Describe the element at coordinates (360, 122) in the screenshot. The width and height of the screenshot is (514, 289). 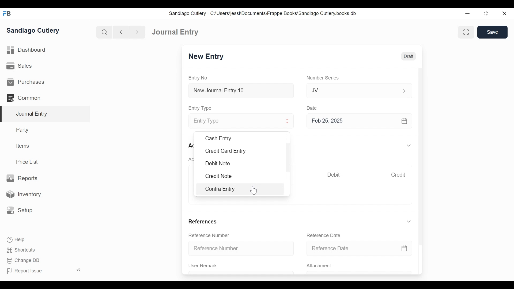
I see `Feb 25, 2025` at that location.